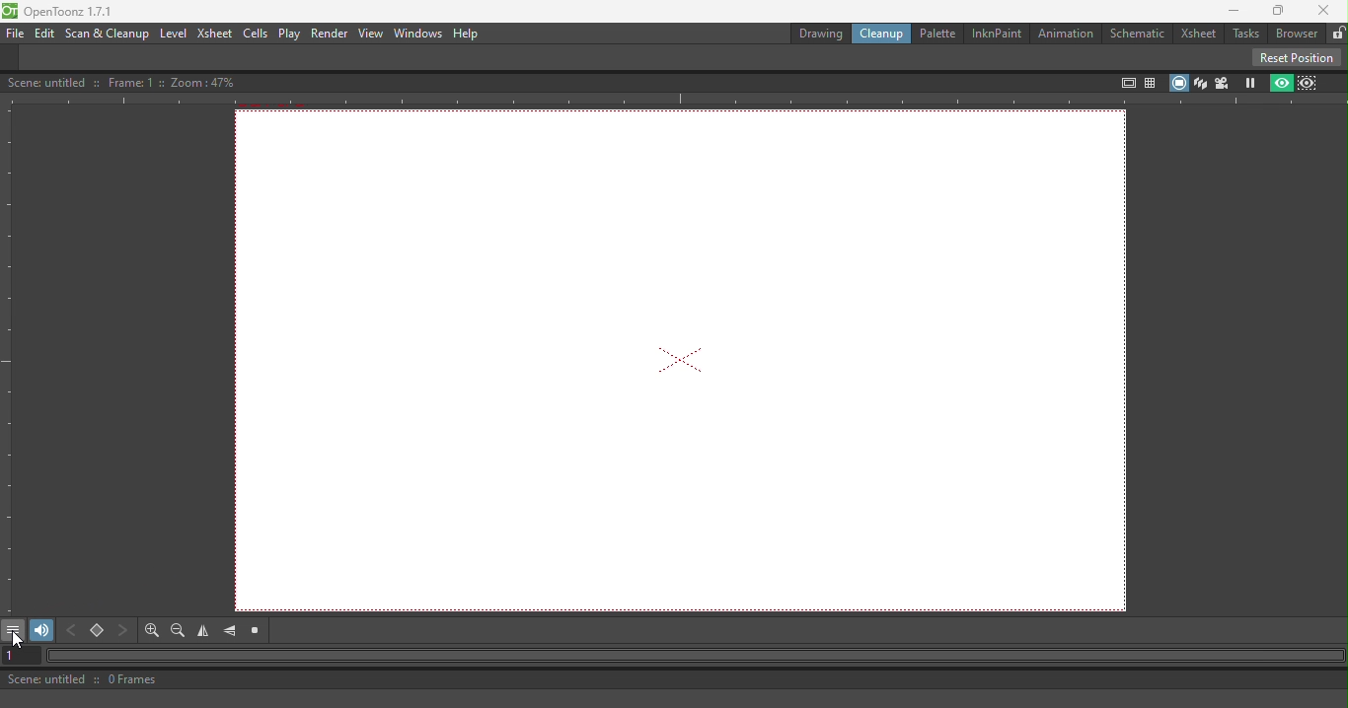 This screenshot has height=708, width=1348. I want to click on Animation, so click(1068, 35).